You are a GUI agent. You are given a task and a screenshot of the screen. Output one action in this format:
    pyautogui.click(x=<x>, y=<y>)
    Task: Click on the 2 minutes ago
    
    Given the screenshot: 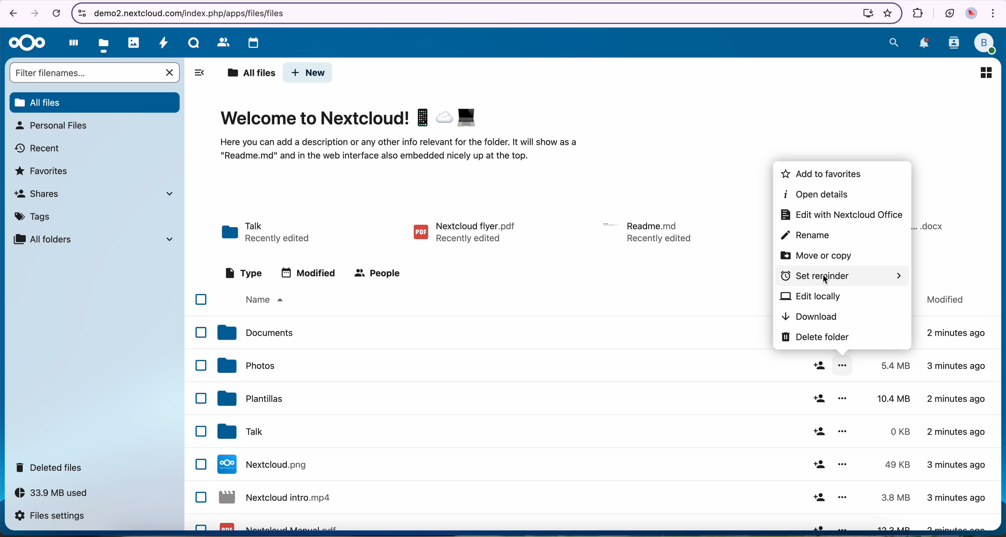 What is the action you would take?
    pyautogui.click(x=958, y=398)
    